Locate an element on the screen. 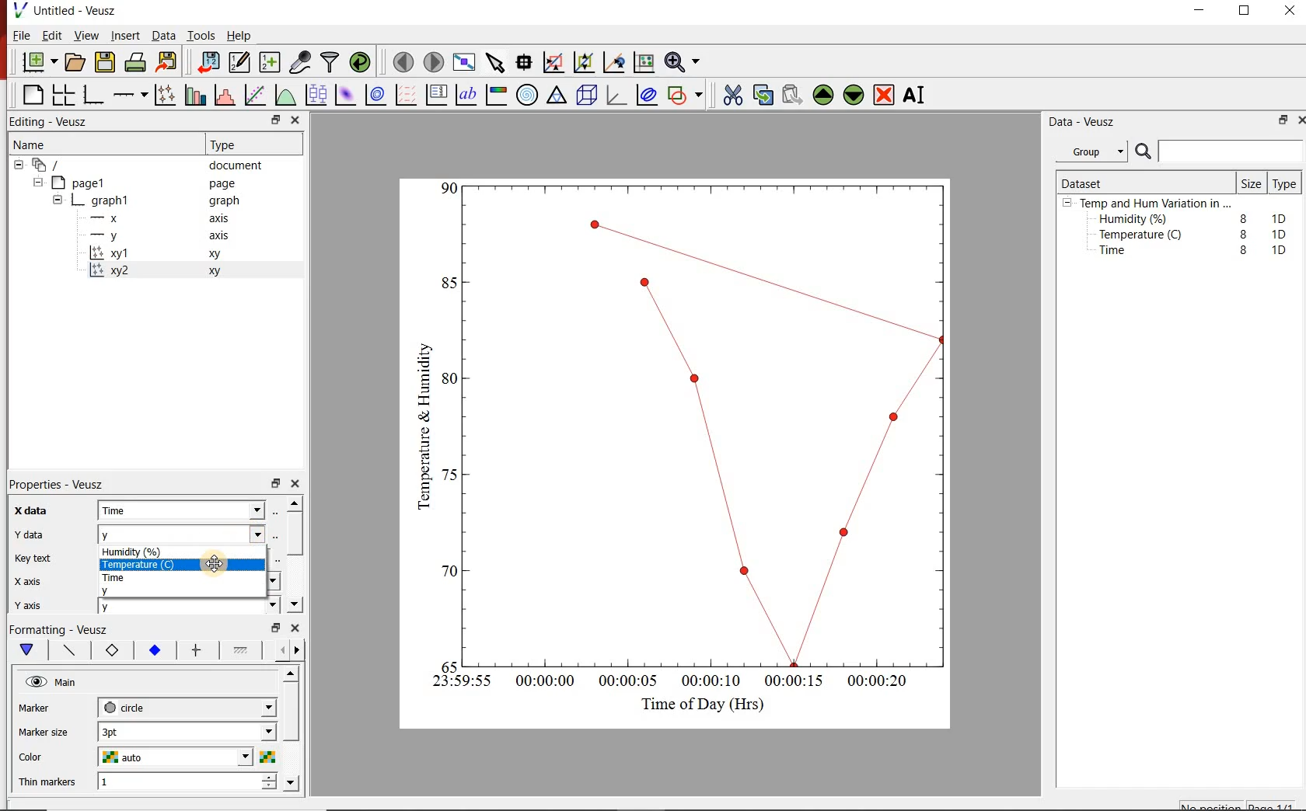  image color bar is located at coordinates (499, 95).